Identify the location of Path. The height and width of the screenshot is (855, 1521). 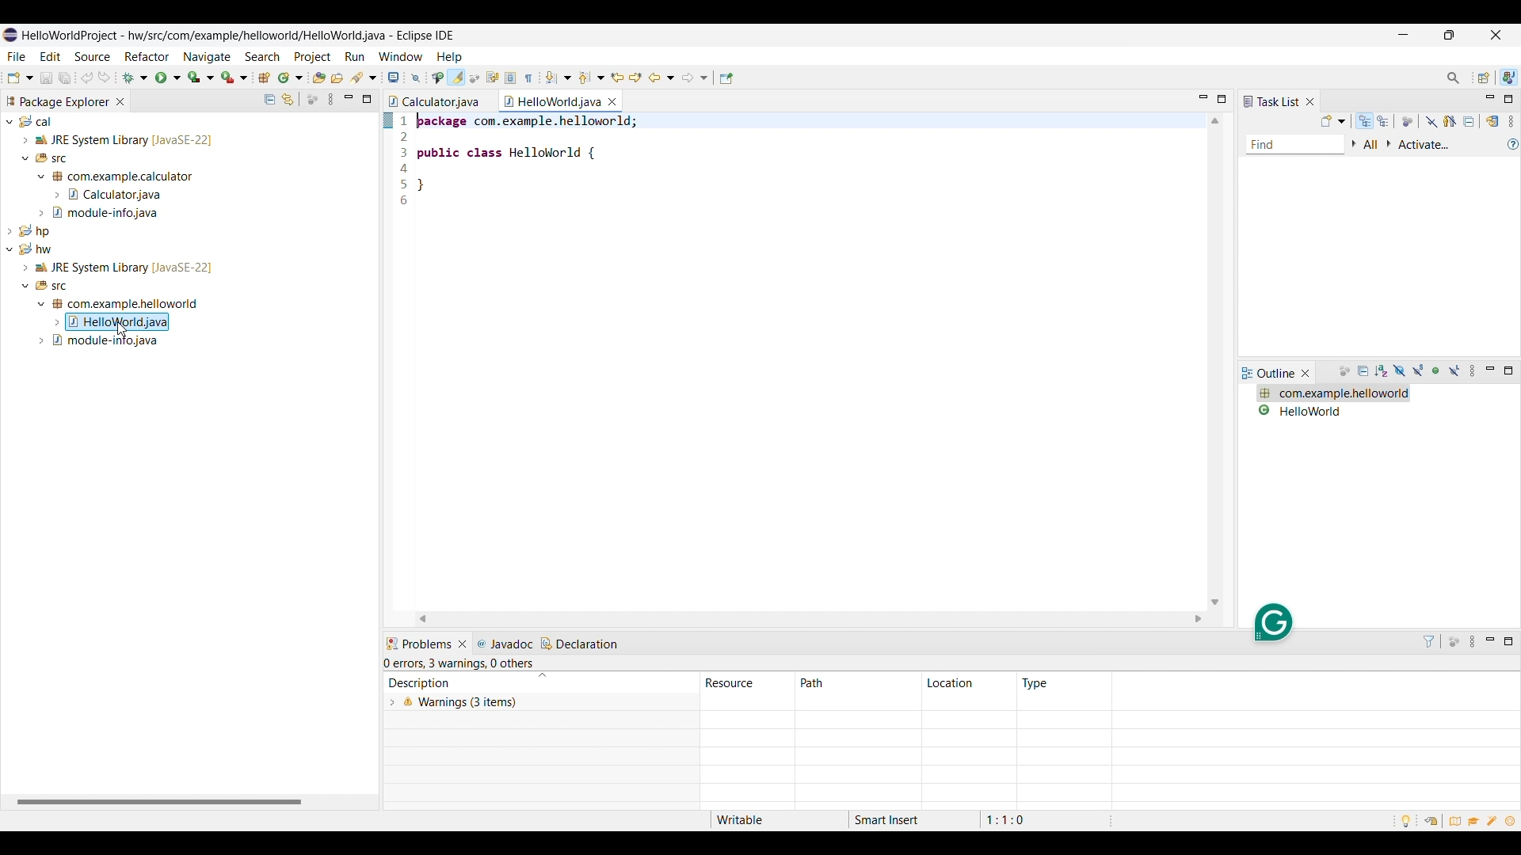
(857, 683).